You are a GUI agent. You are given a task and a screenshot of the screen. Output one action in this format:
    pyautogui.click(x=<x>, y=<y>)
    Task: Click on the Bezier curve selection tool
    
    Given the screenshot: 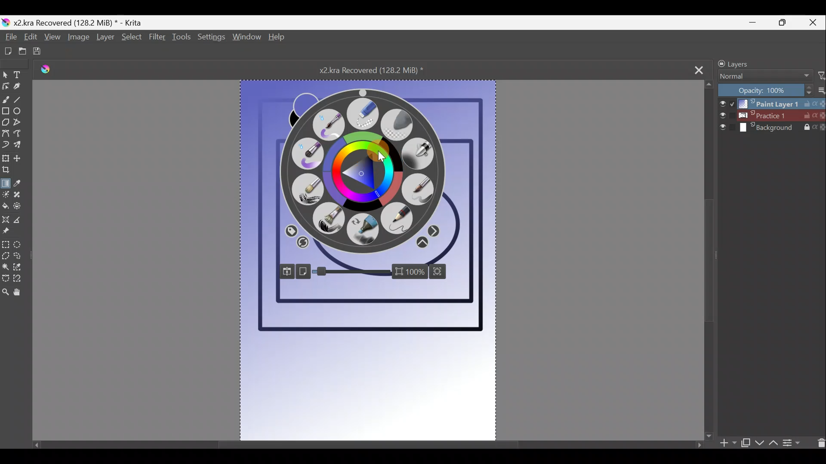 What is the action you would take?
    pyautogui.click(x=5, y=279)
    